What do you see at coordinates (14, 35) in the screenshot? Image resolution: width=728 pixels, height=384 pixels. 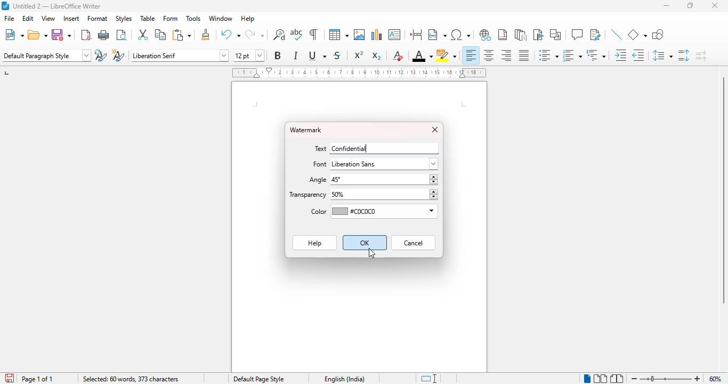 I see `new` at bounding box center [14, 35].